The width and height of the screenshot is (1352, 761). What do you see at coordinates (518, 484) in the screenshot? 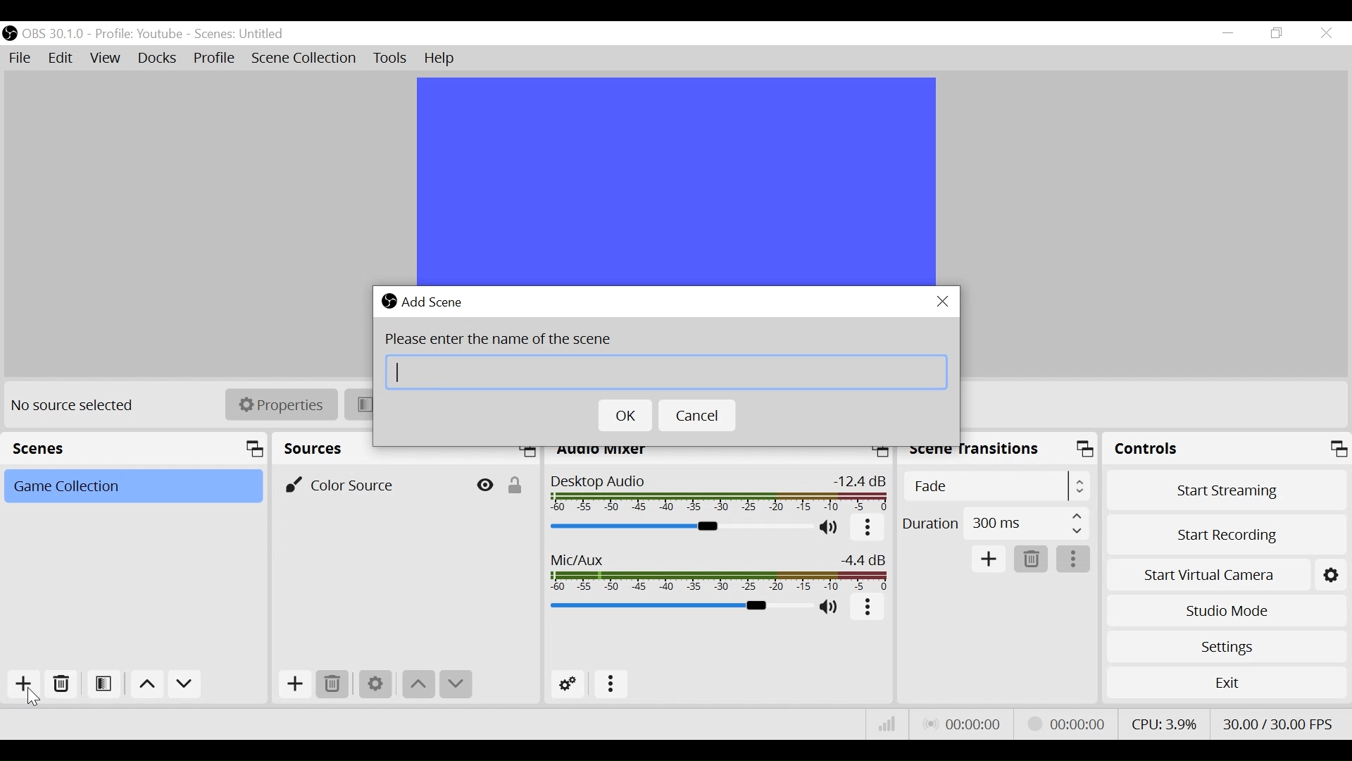
I see `(un)lock` at bounding box center [518, 484].